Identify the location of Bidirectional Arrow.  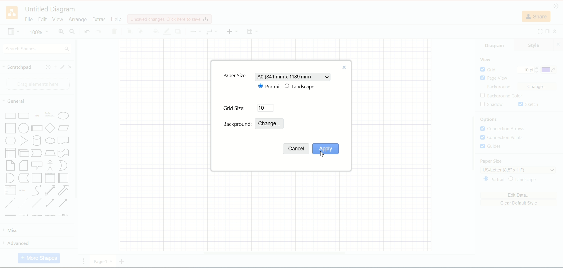
(50, 191).